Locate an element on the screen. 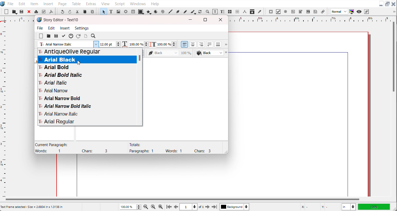  Edit content with frame is located at coordinates (215, 12).